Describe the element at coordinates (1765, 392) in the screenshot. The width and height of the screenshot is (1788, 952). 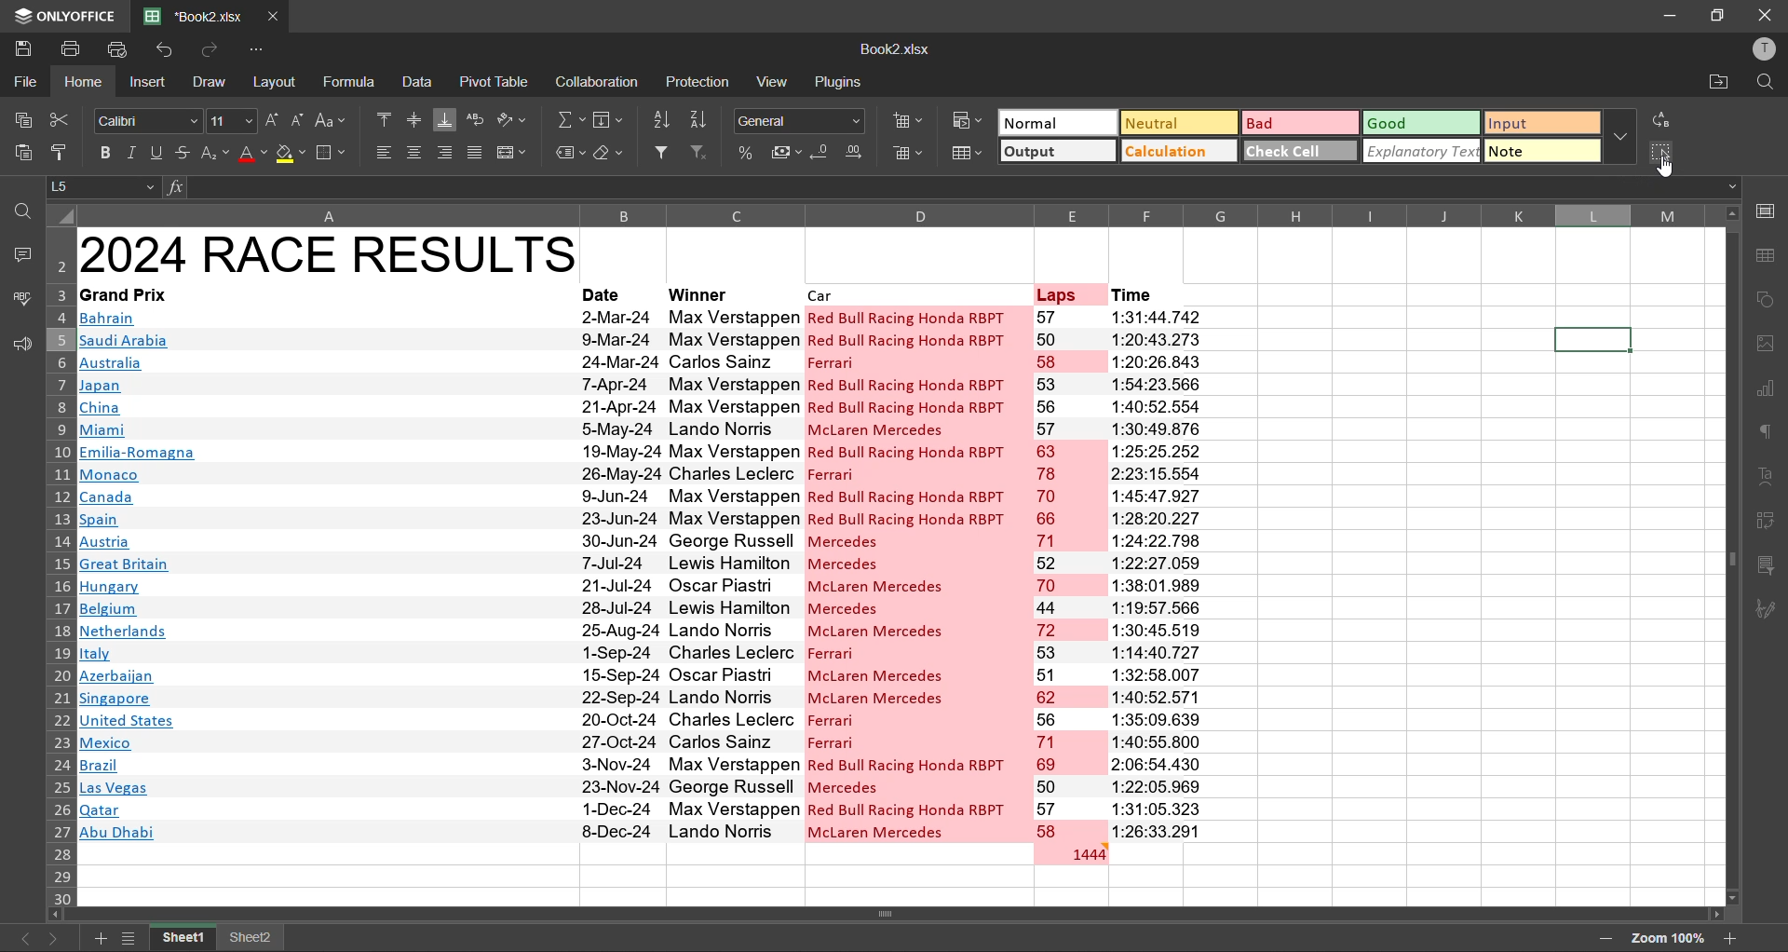
I see `charts` at that location.